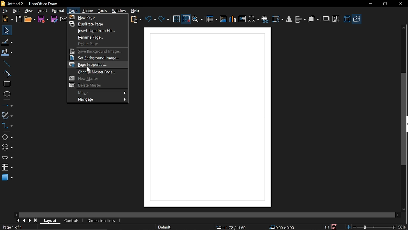 Image resolution: width=408 pixels, height=230 pixels. What do you see at coordinates (211, 19) in the screenshot?
I see `Insert table` at bounding box center [211, 19].